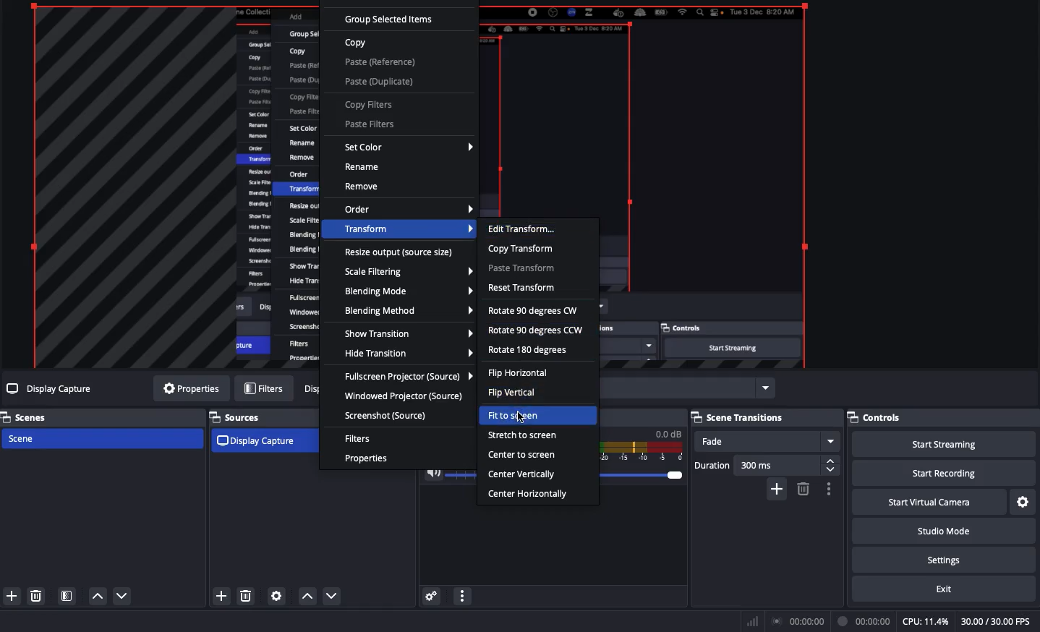  I want to click on Resize output, so click(401, 255).